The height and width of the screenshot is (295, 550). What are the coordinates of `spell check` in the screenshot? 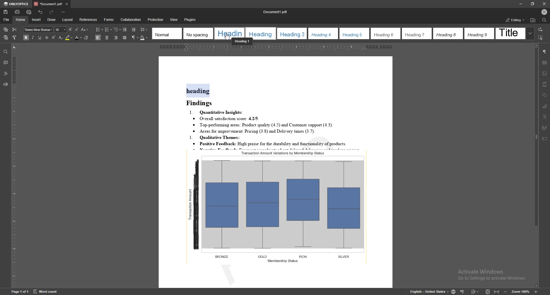 It's located at (463, 292).